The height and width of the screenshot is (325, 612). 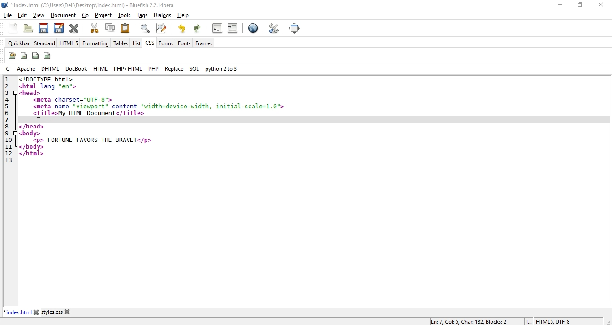 What do you see at coordinates (43, 27) in the screenshot?
I see `save current file` at bounding box center [43, 27].